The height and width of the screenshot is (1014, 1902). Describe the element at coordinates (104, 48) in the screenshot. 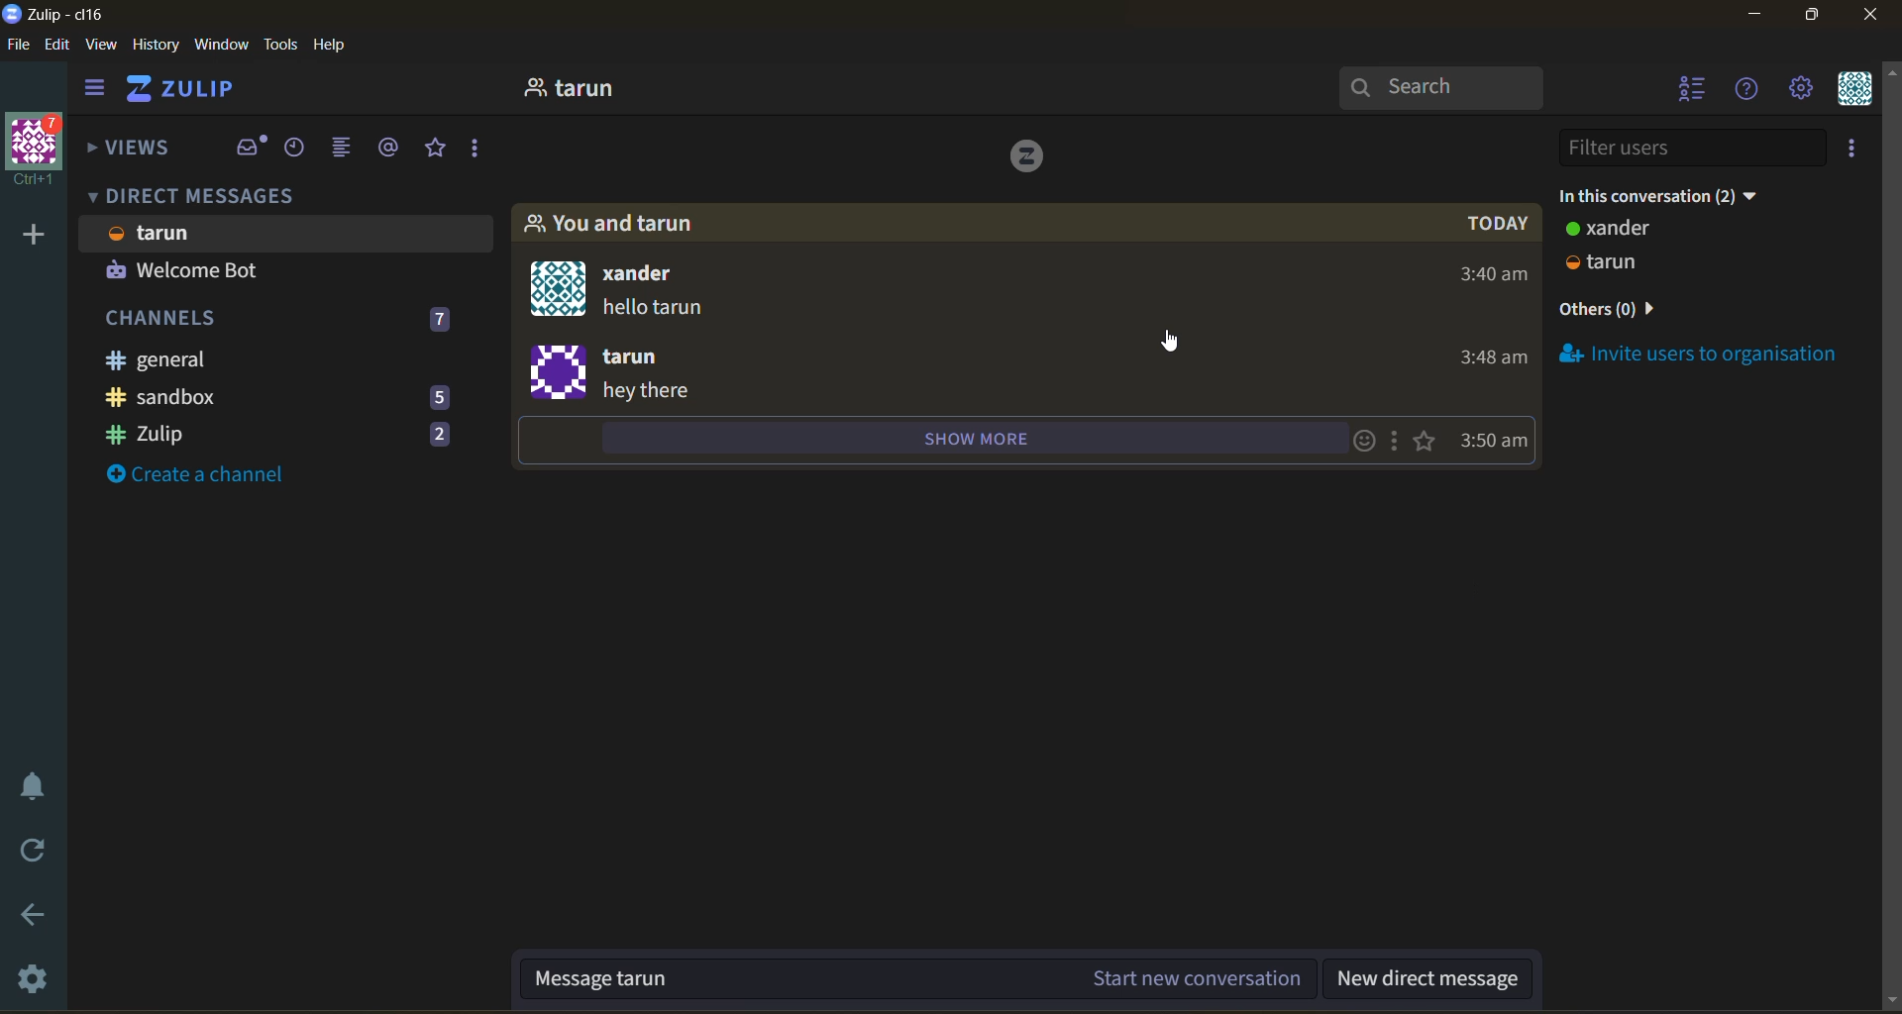

I see `view` at that location.